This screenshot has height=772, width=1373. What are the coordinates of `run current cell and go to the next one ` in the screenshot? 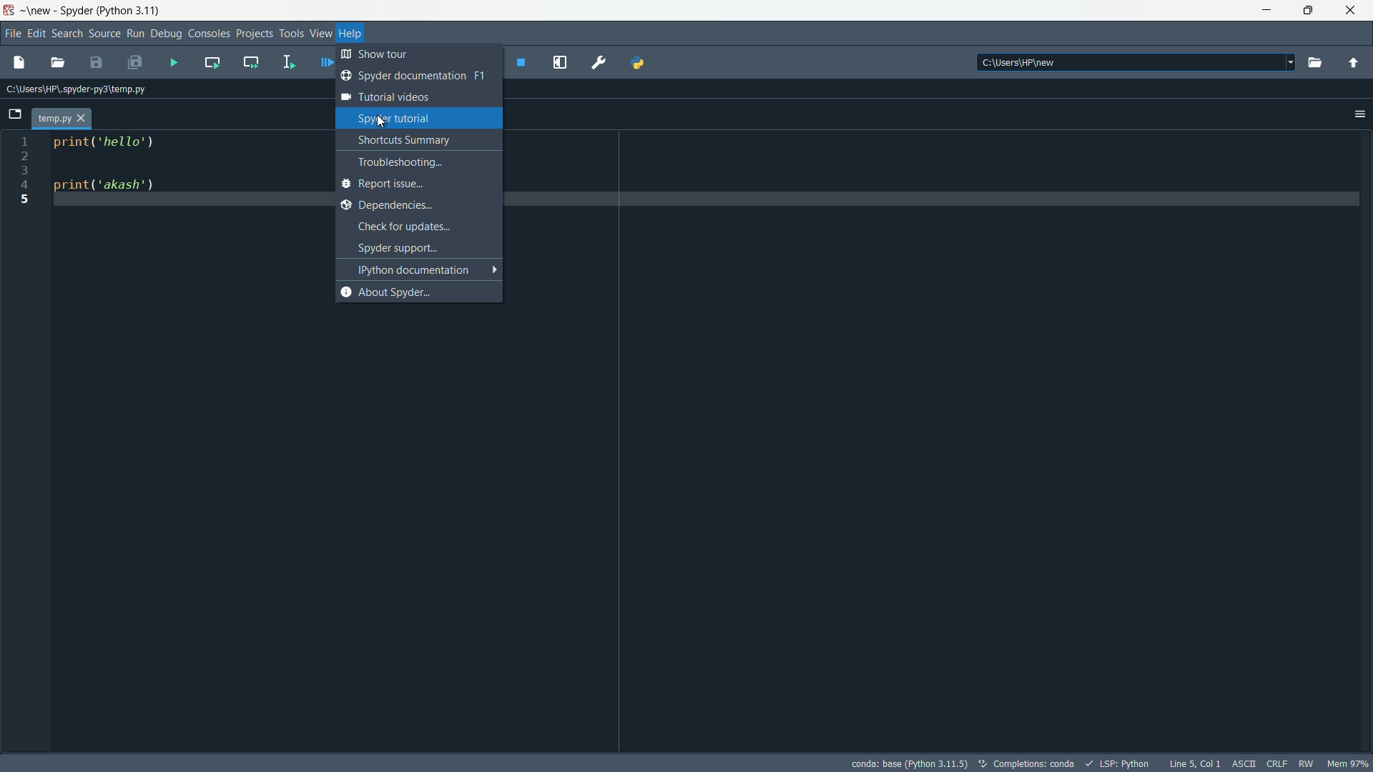 It's located at (250, 60).